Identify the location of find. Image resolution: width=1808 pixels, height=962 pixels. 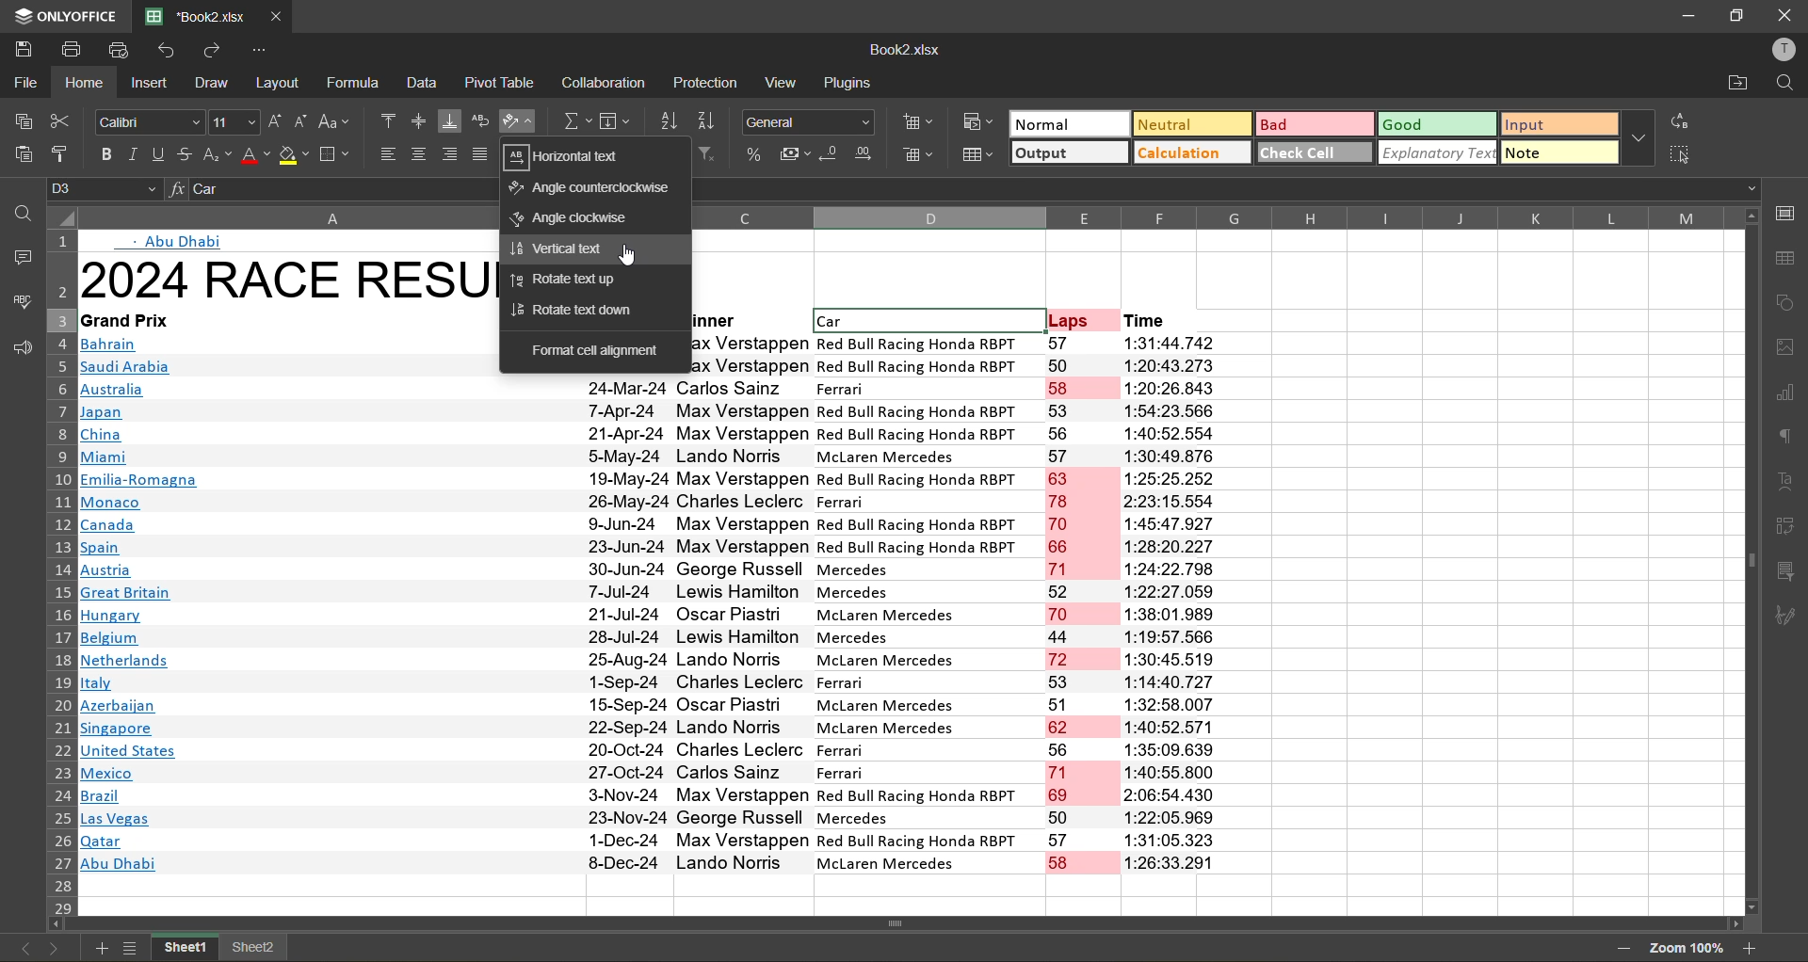
(28, 217).